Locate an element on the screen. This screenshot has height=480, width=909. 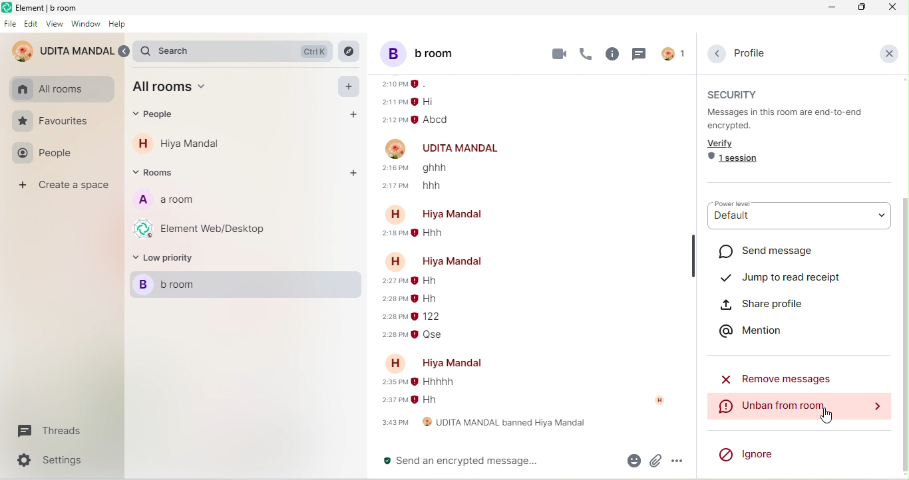
add  is located at coordinates (351, 86).